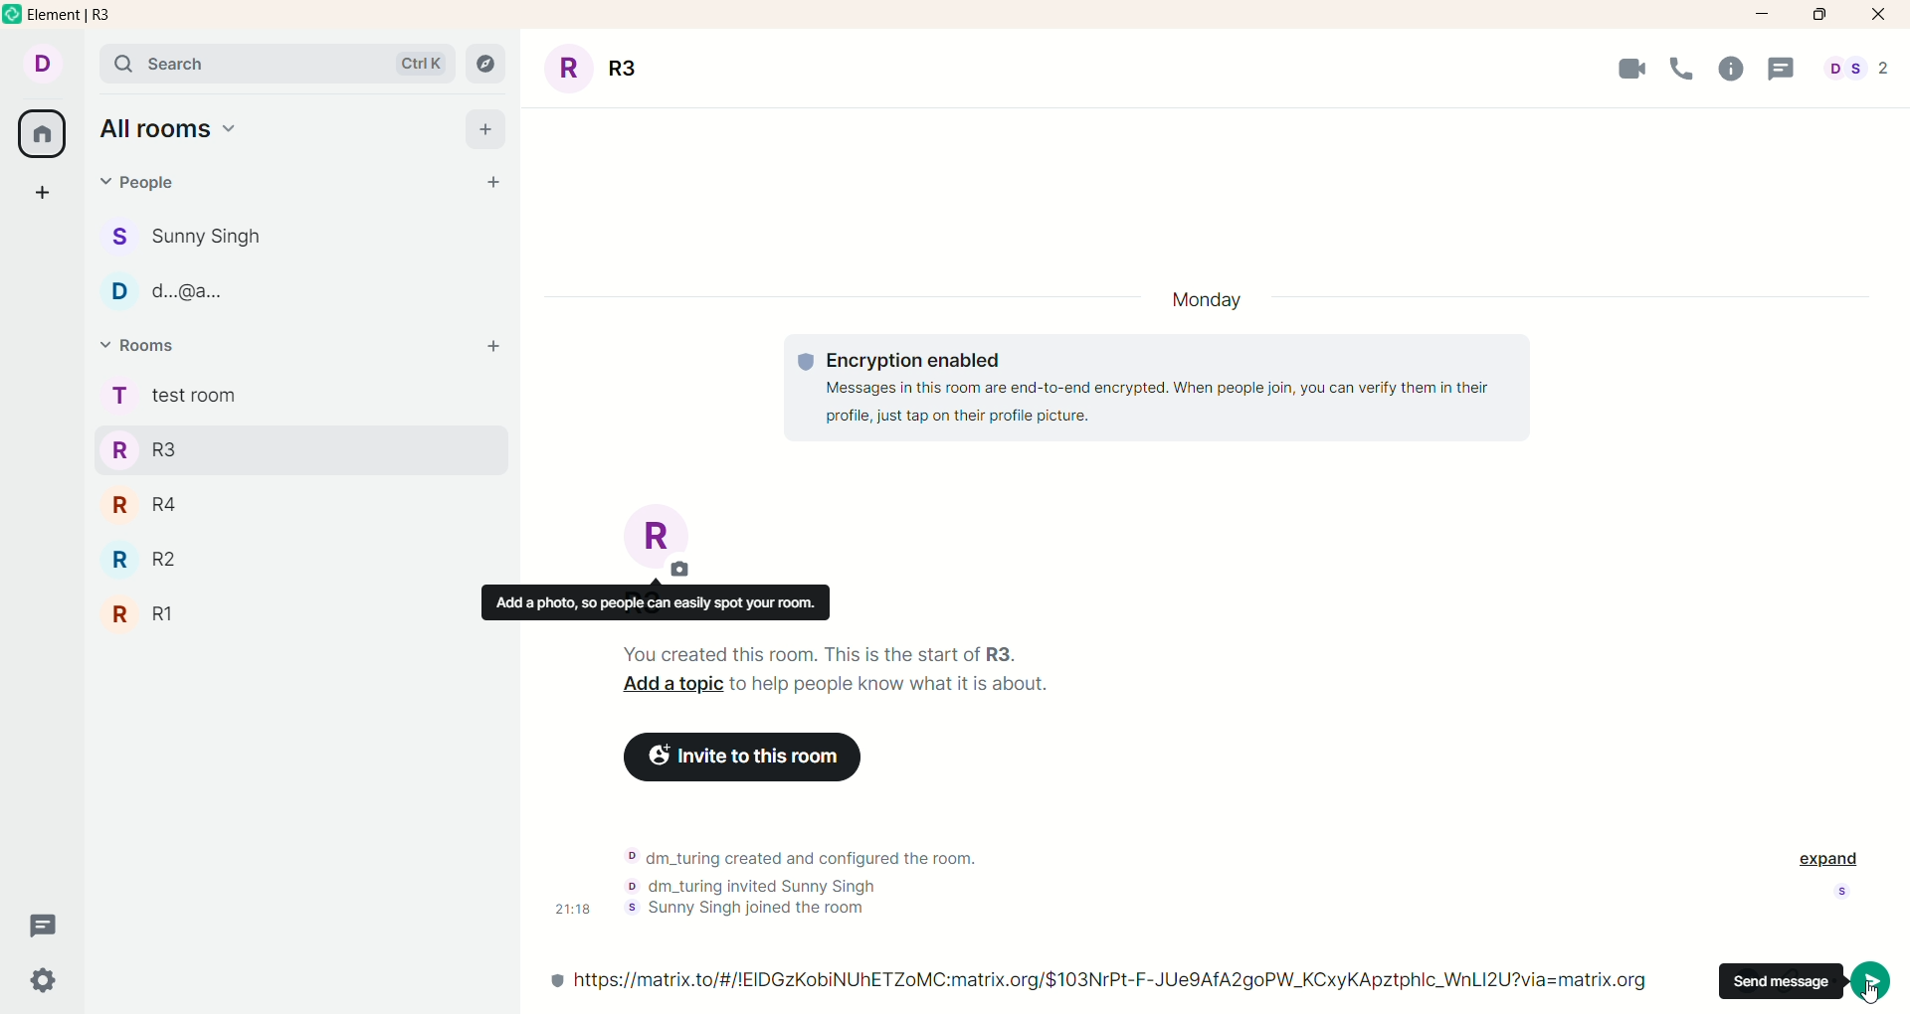 The image size is (1910, 1014). What do you see at coordinates (277, 66) in the screenshot?
I see `search` at bounding box center [277, 66].